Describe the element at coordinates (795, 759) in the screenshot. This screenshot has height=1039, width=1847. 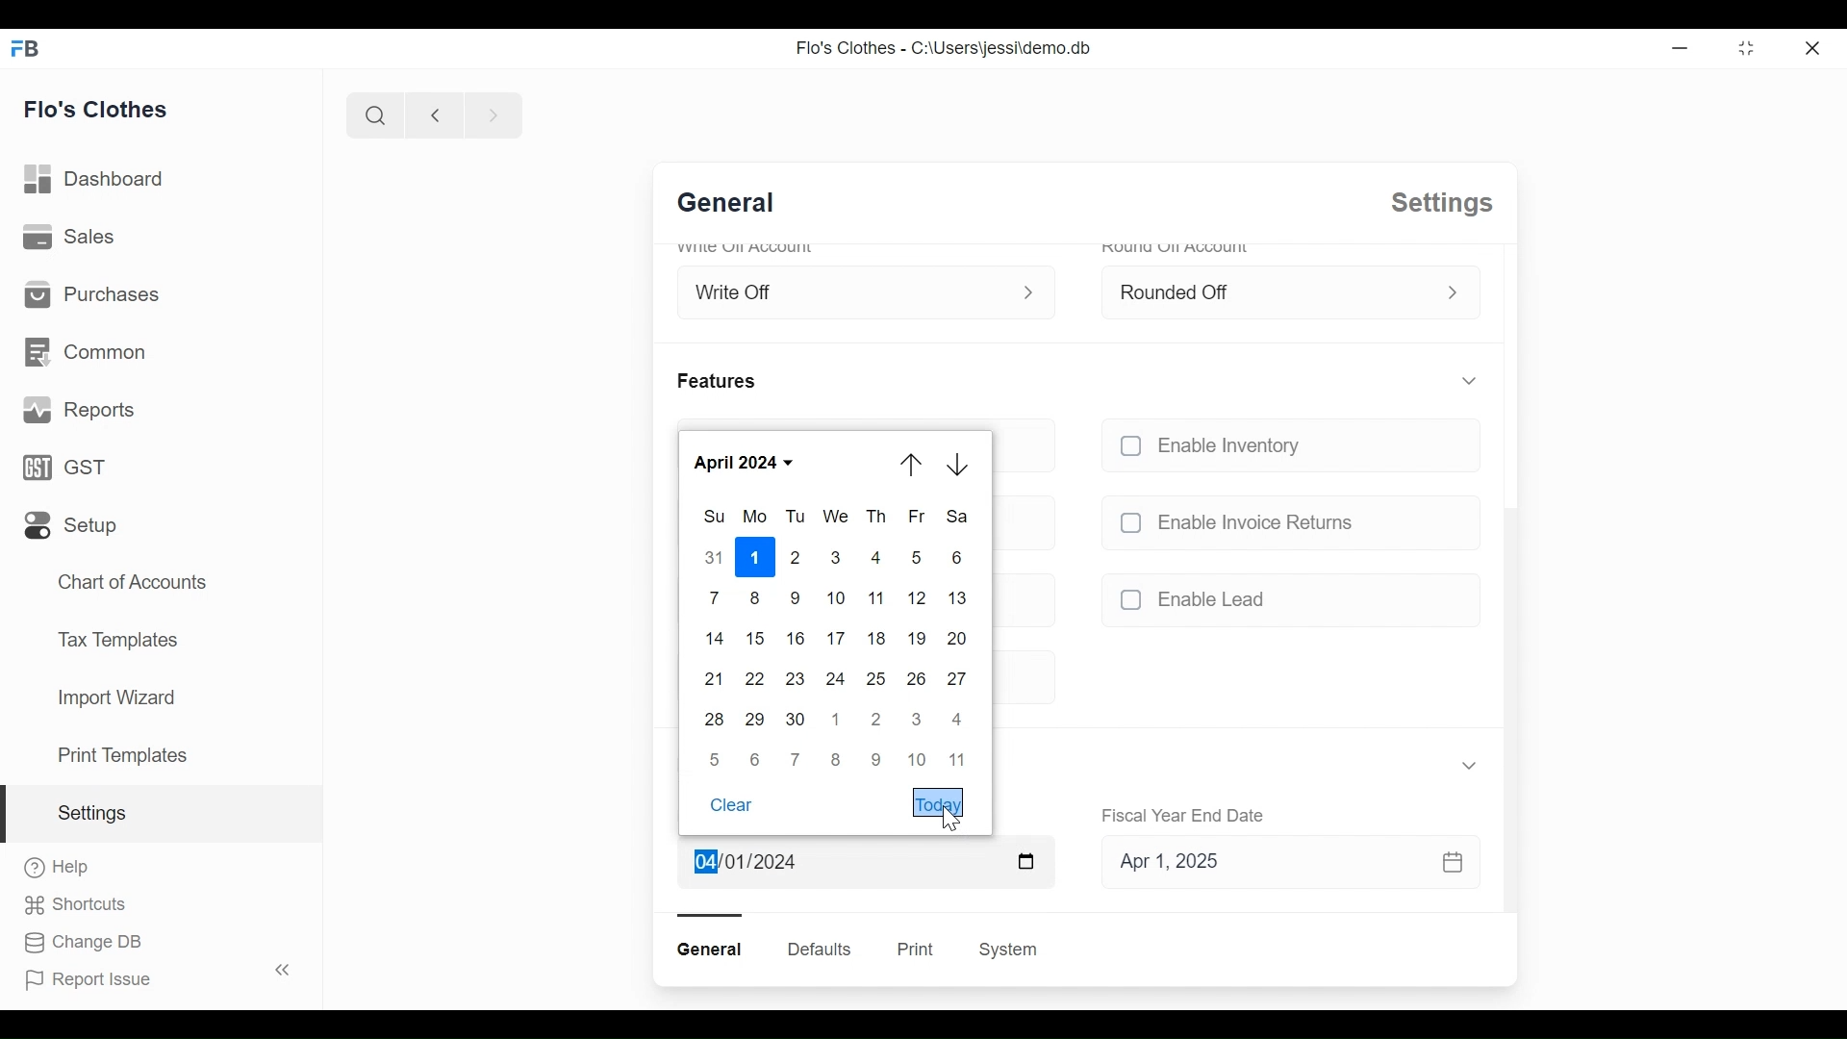
I see `7` at that location.